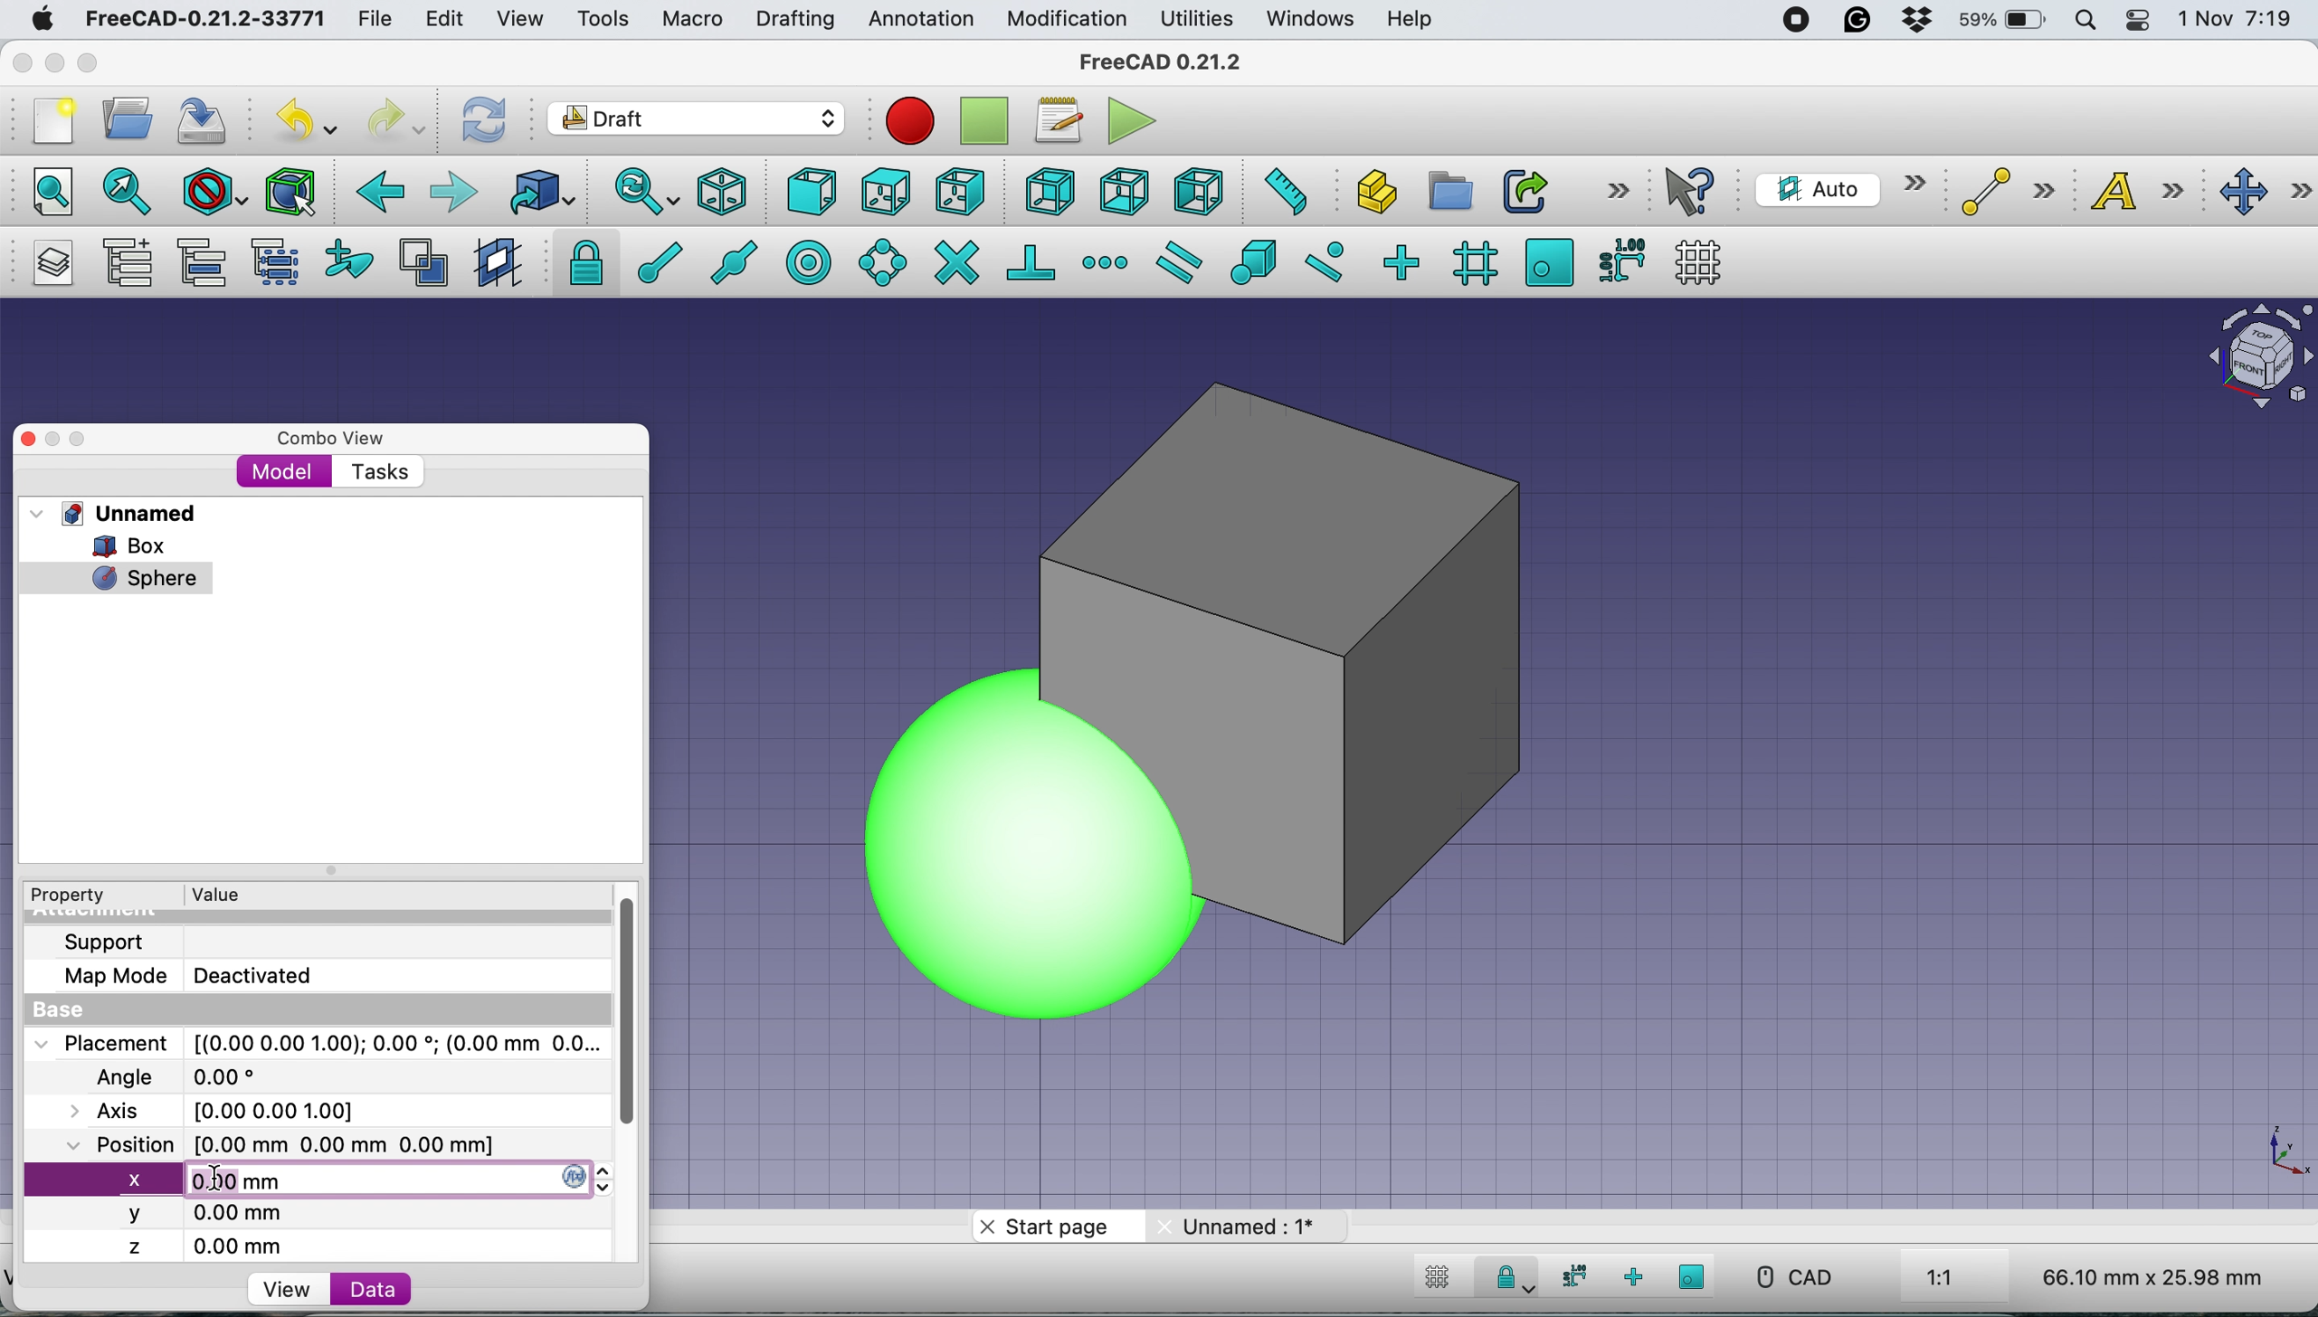 This screenshot has height=1317, width=2318. Describe the element at coordinates (727, 261) in the screenshot. I see `snap midpoint` at that location.